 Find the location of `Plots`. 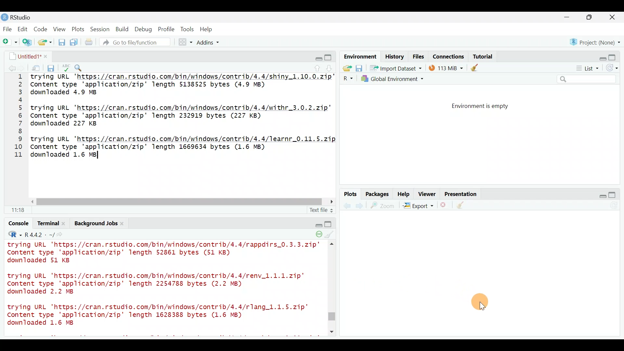

Plots is located at coordinates (351, 194).